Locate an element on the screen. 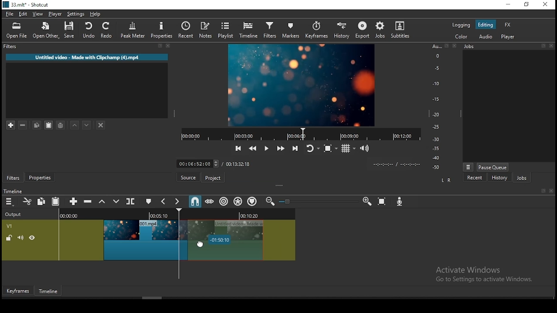 This screenshot has width=557, height=313. editing is located at coordinates (486, 26).